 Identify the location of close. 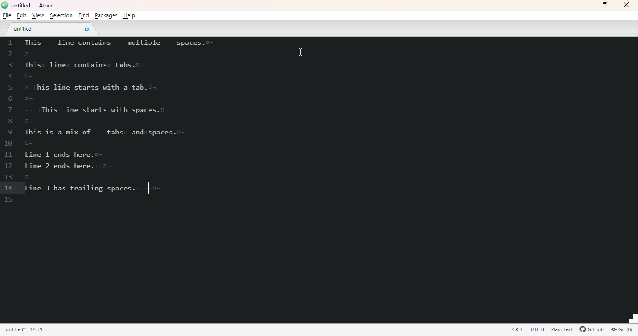
(626, 5).